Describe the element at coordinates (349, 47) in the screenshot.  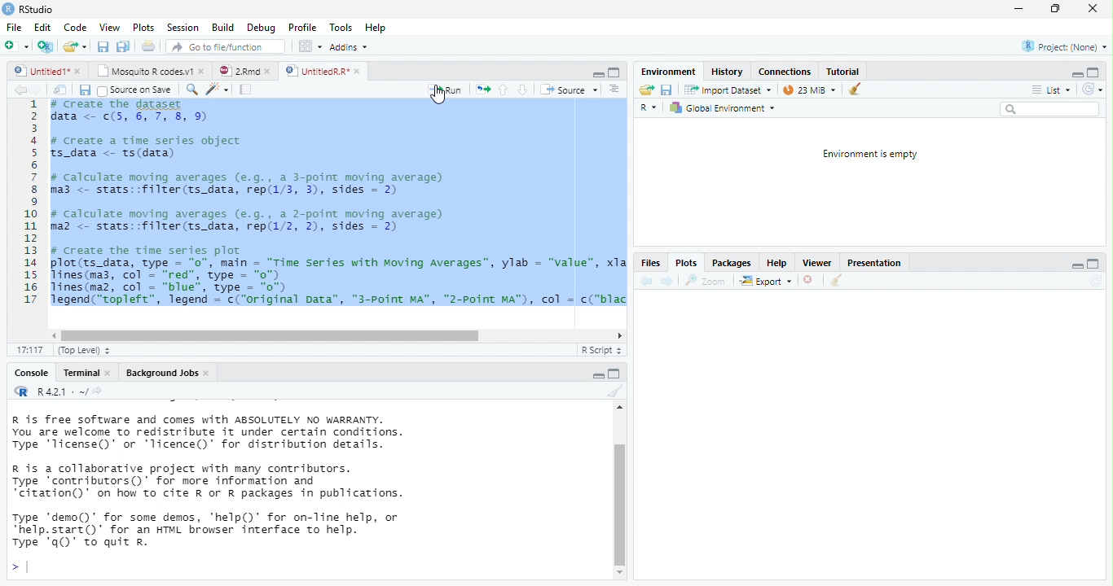
I see `Addins` at that location.